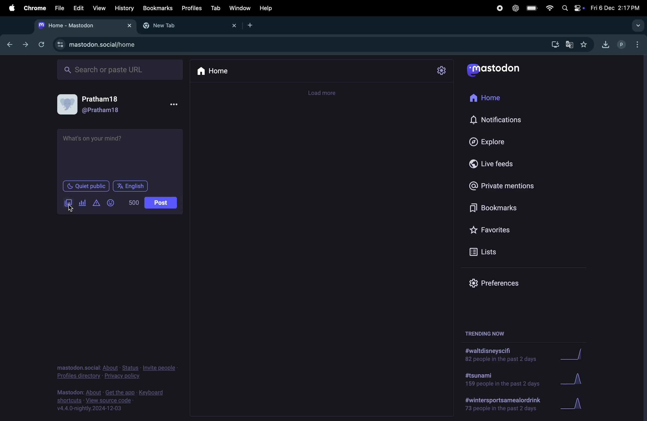 The height and width of the screenshot is (421, 647). Describe the element at coordinates (325, 94) in the screenshot. I see `load more` at that location.